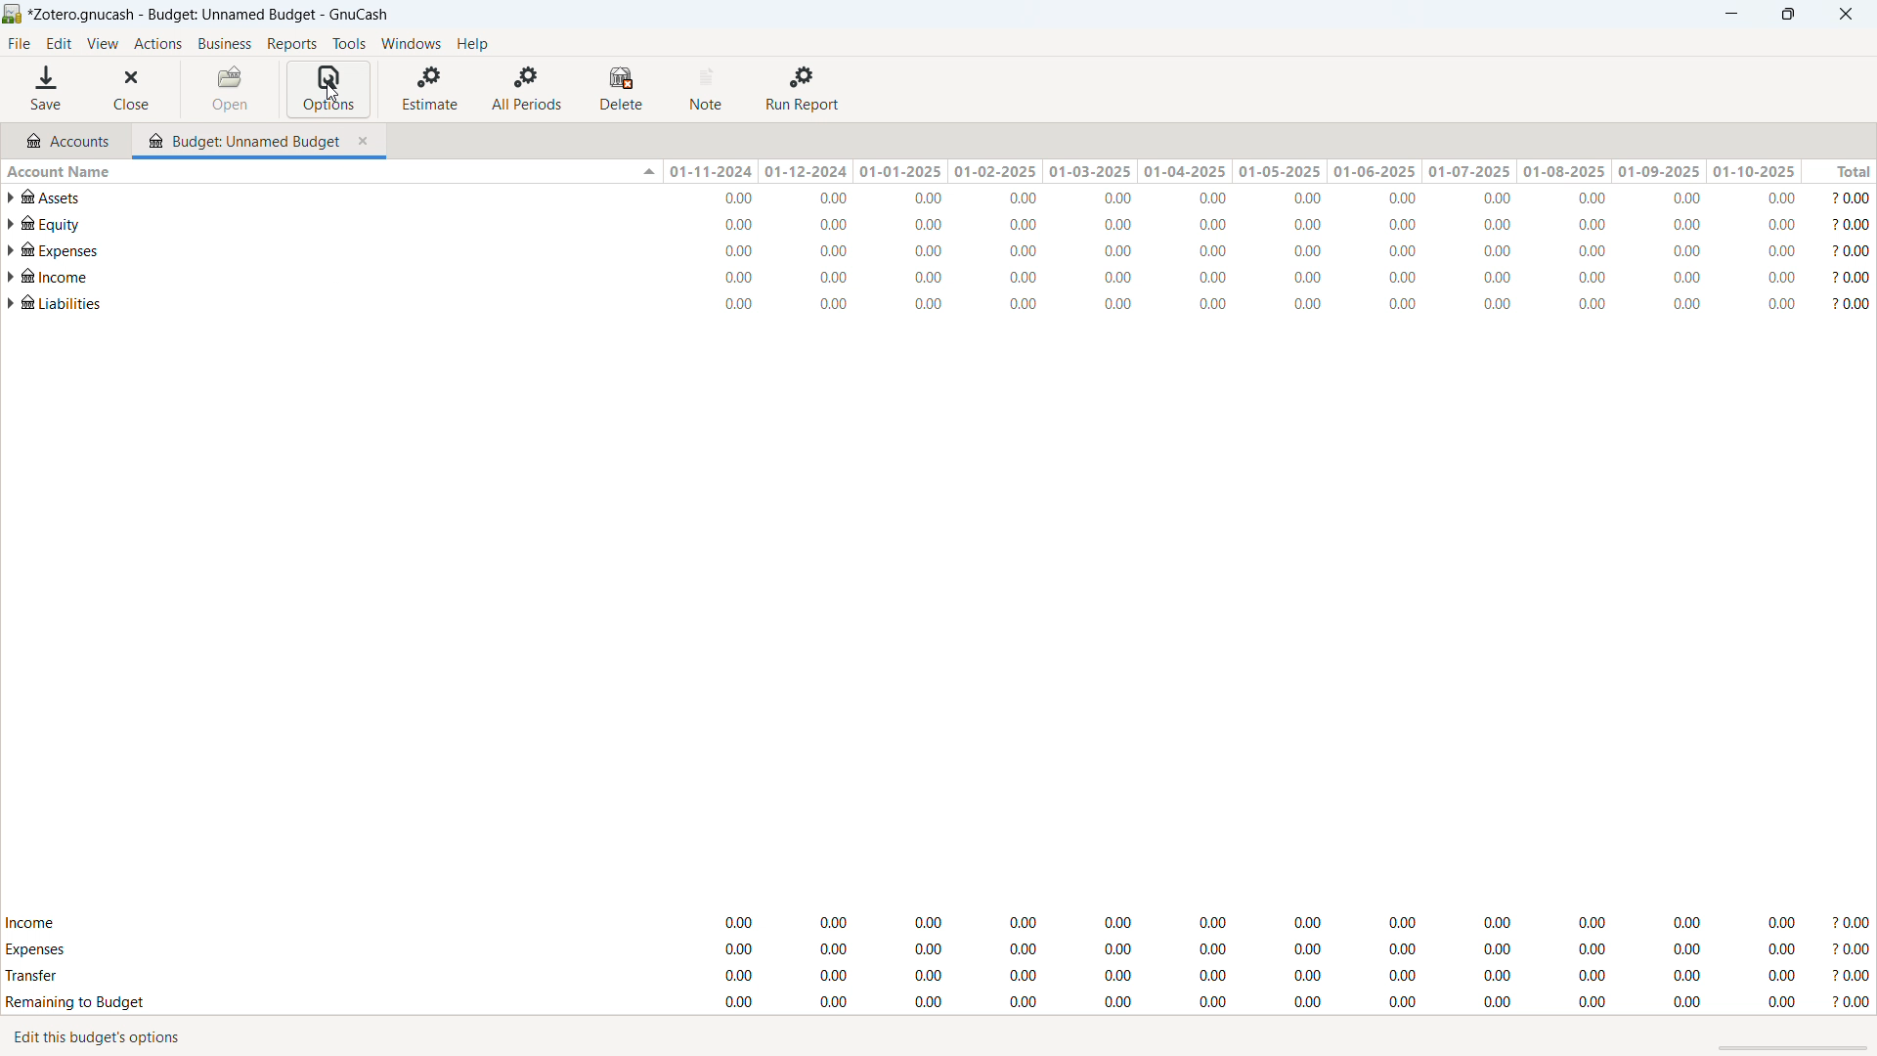 Image resolution: width=1877 pixels, height=1056 pixels. I want to click on sort by account name, so click(330, 170).